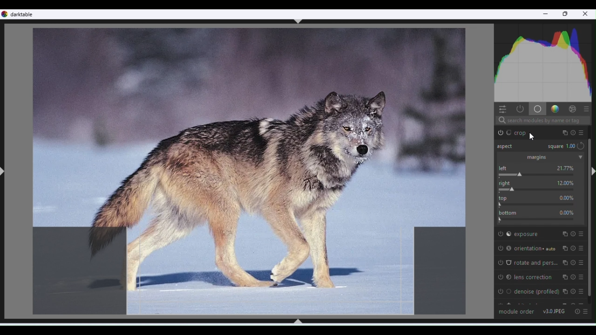 The width and height of the screenshot is (596, 335). What do you see at coordinates (541, 219) in the screenshot?
I see `bottom` at bounding box center [541, 219].